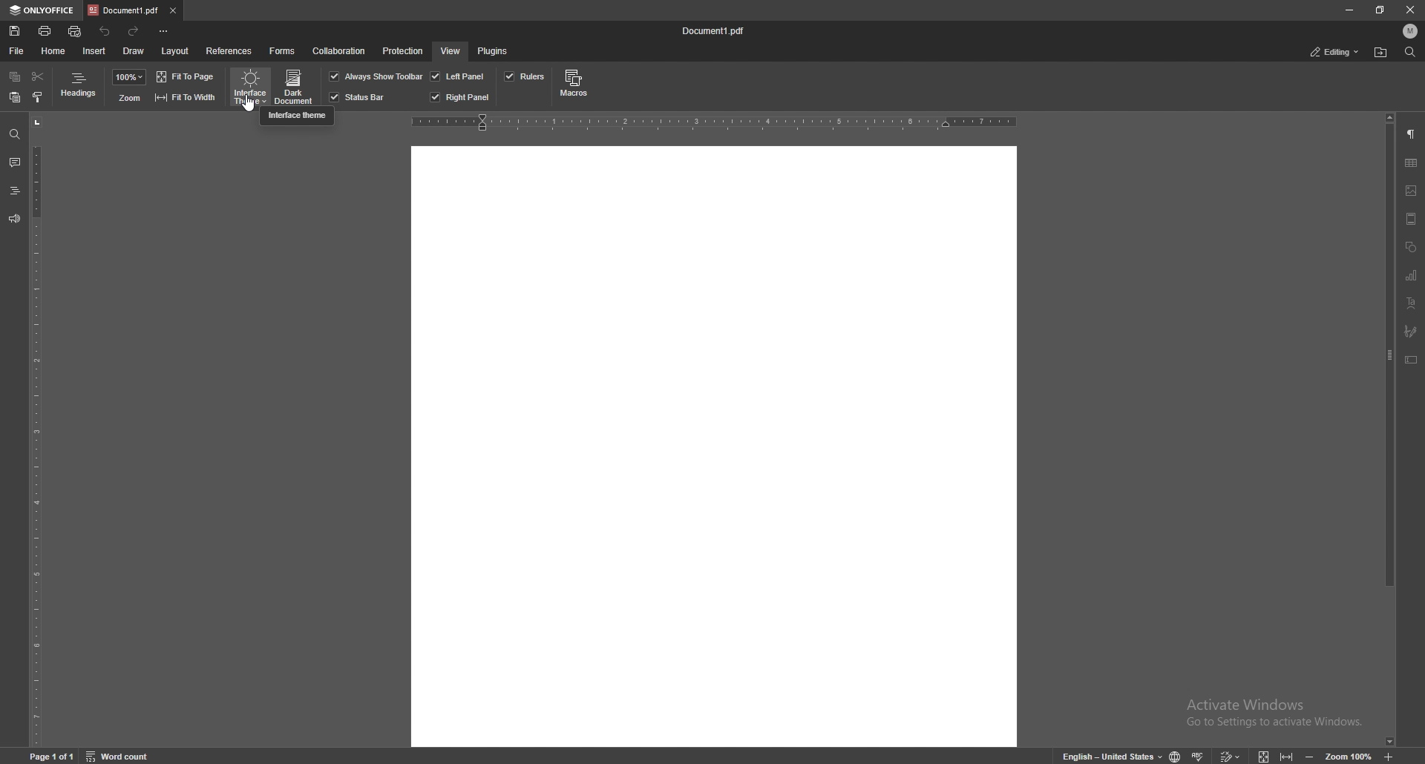 This screenshot has width=1425, height=764. What do you see at coordinates (462, 97) in the screenshot?
I see `right panel` at bounding box center [462, 97].